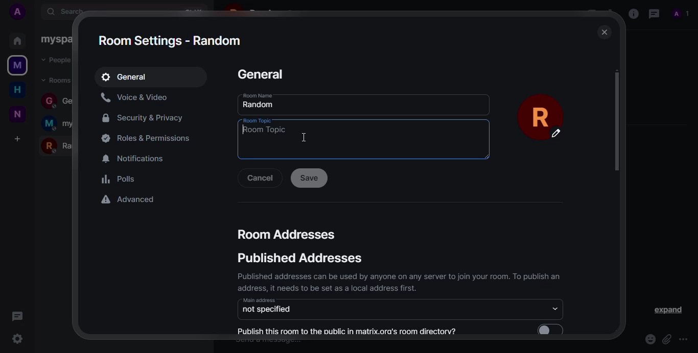 Image resolution: width=698 pixels, height=353 pixels. What do you see at coordinates (545, 117) in the screenshot?
I see `profile pic` at bounding box center [545, 117].